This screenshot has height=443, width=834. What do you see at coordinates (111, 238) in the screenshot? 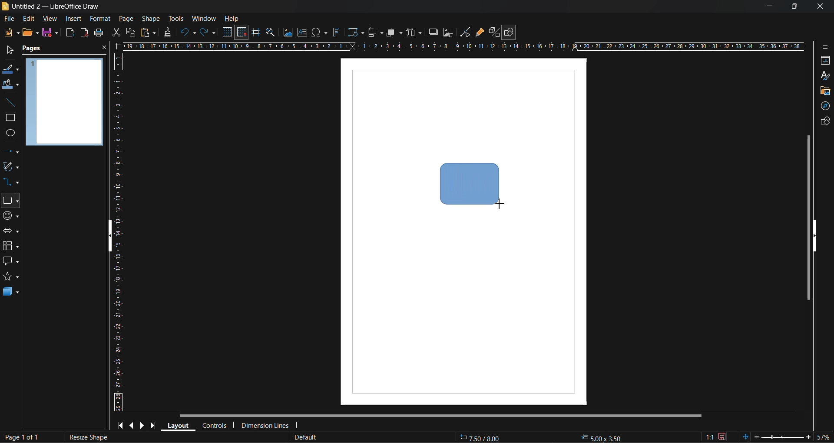
I see `hide` at bounding box center [111, 238].